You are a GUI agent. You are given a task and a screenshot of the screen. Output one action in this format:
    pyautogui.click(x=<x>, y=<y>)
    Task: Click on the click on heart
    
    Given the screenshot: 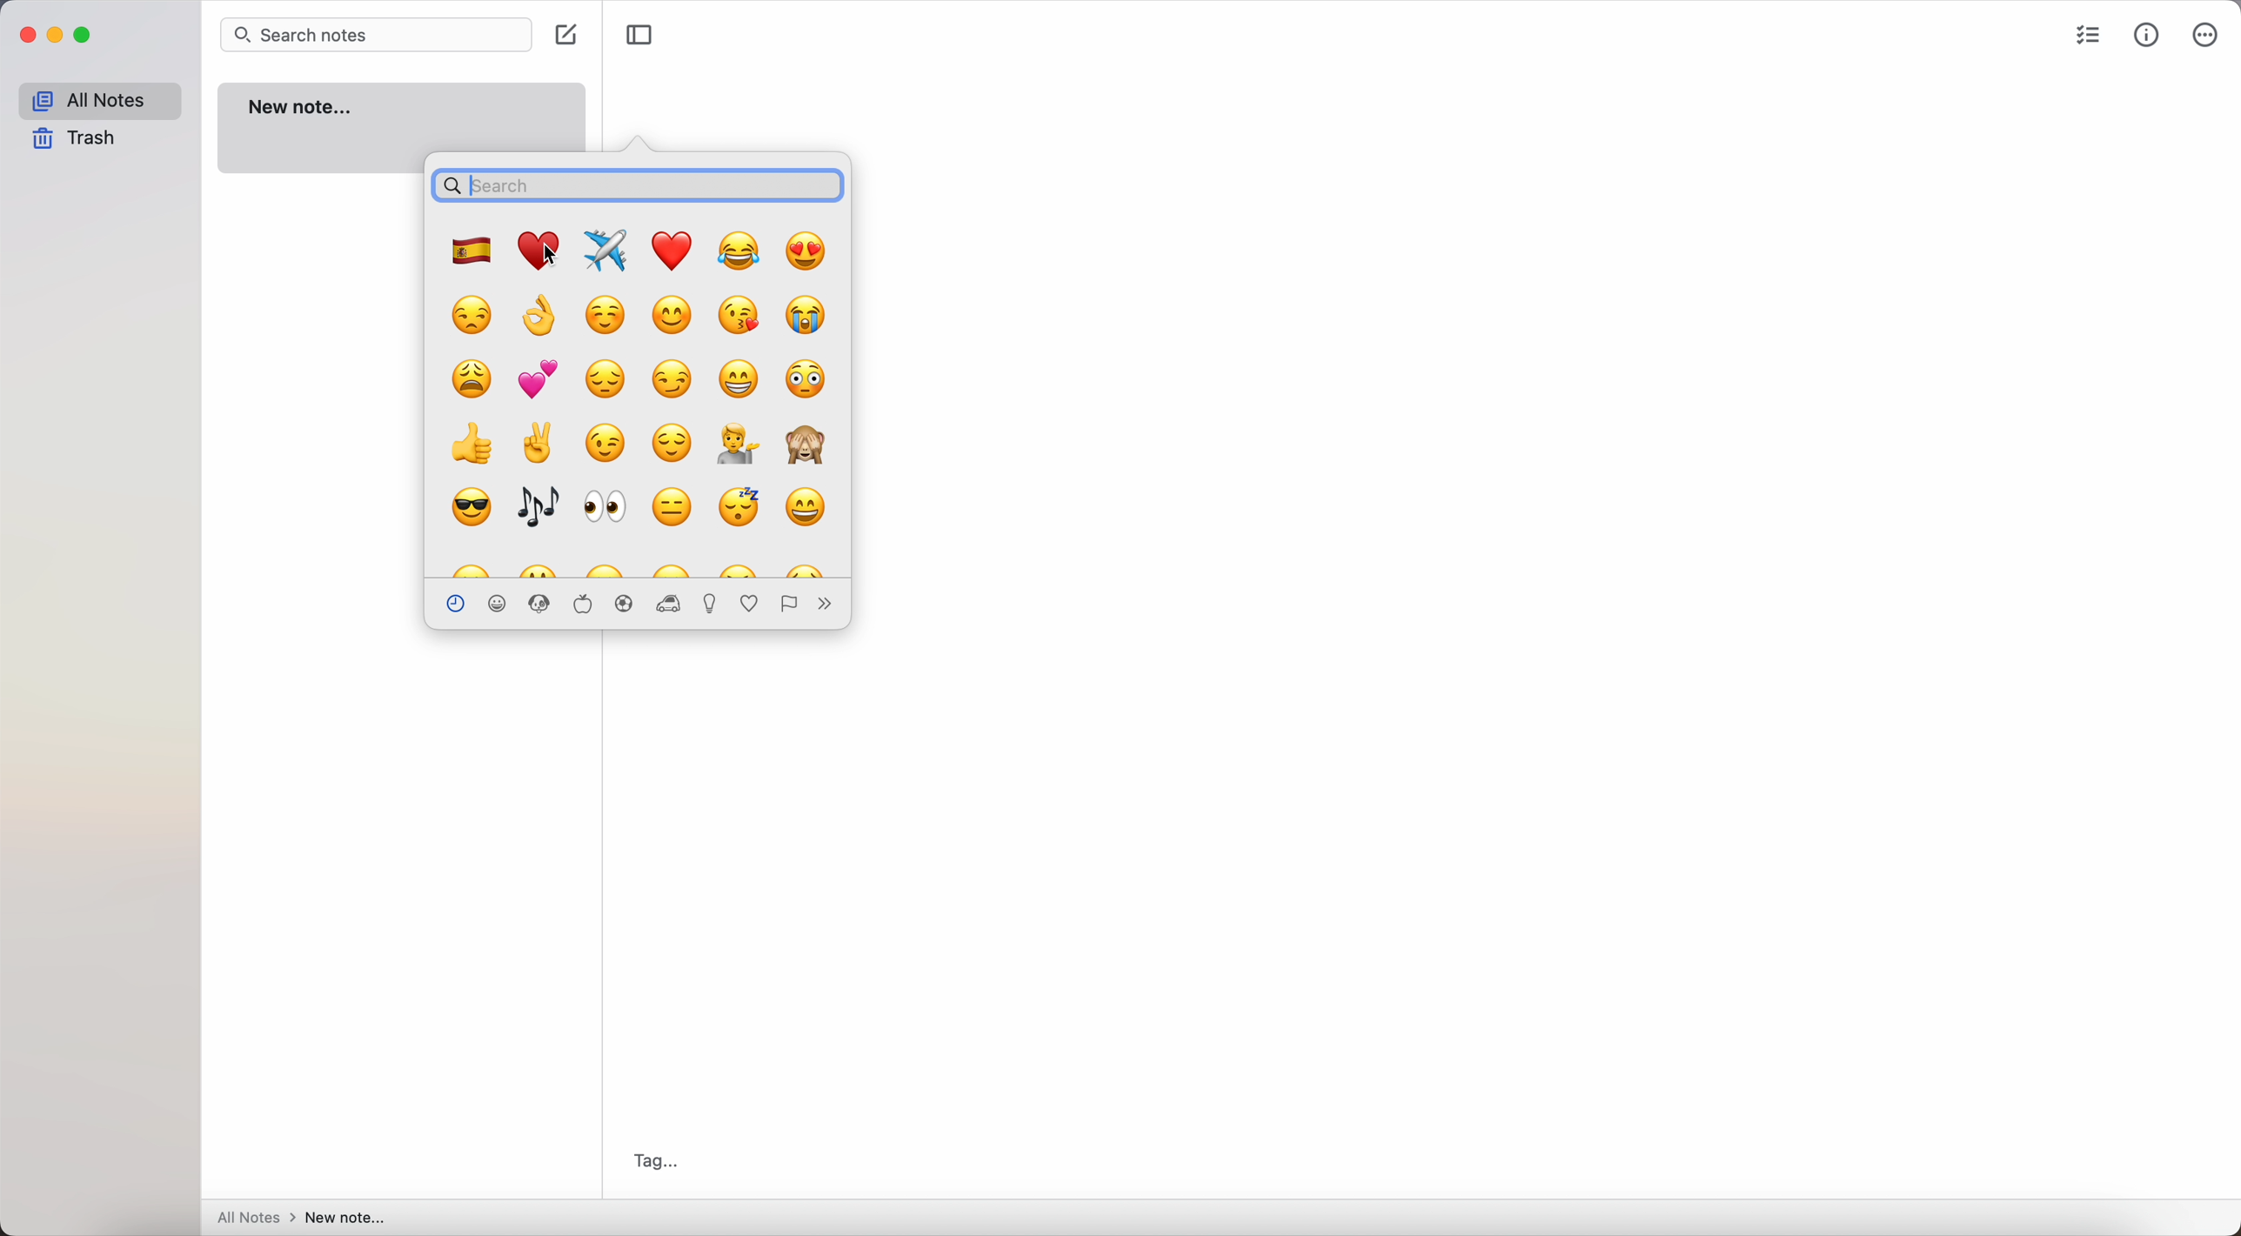 What is the action you would take?
    pyautogui.click(x=539, y=249)
    